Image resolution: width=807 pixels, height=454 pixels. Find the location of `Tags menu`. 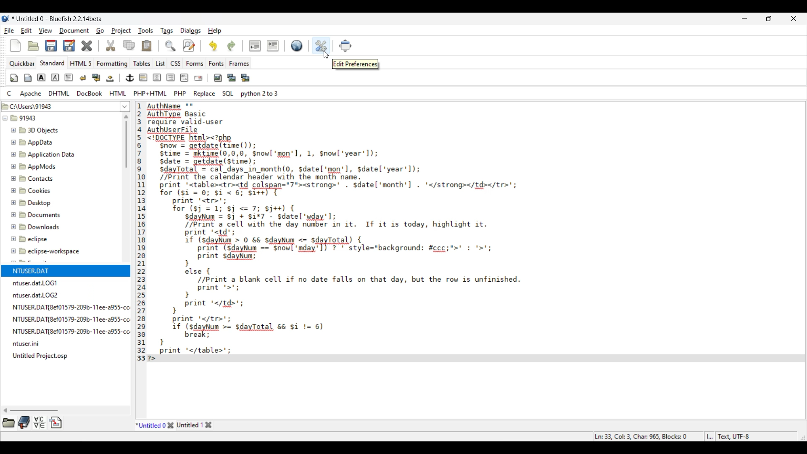

Tags menu is located at coordinates (166, 31).